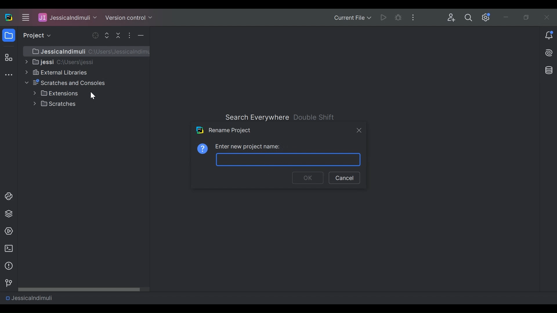 The width and height of the screenshot is (557, 313). Describe the element at coordinates (35, 35) in the screenshot. I see `project view` at that location.